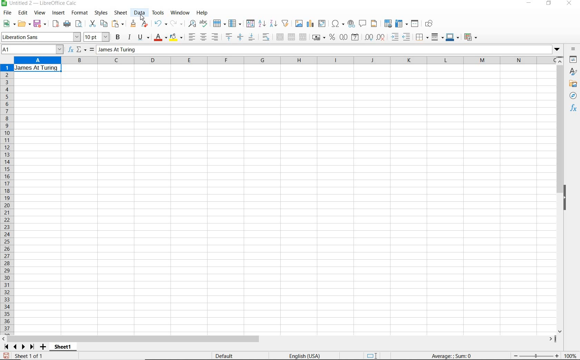 The width and height of the screenshot is (580, 360). Describe the element at coordinates (9, 24) in the screenshot. I see `new` at that location.